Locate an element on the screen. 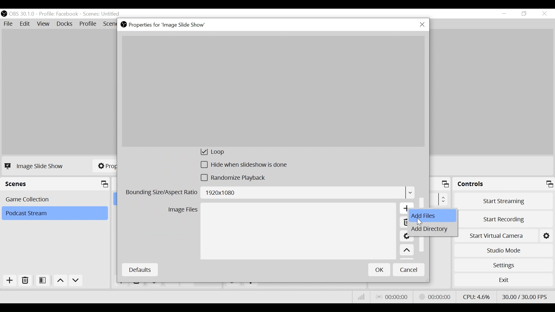 The height and width of the screenshot is (312, 555). (un)select loop is located at coordinates (220, 153).